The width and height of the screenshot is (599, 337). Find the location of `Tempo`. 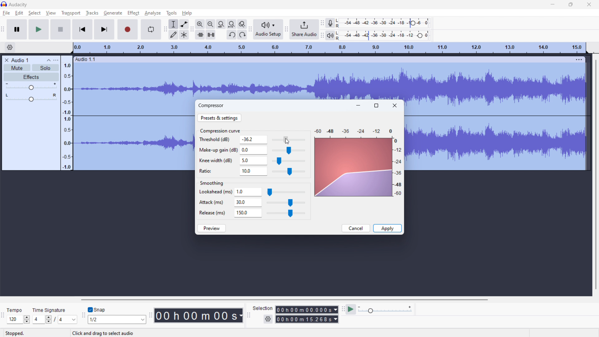

Tempo is located at coordinates (17, 308).